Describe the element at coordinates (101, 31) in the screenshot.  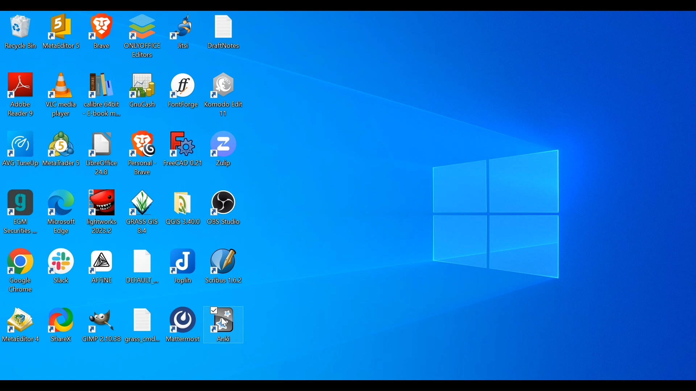
I see `Brave Desktop icon` at that location.